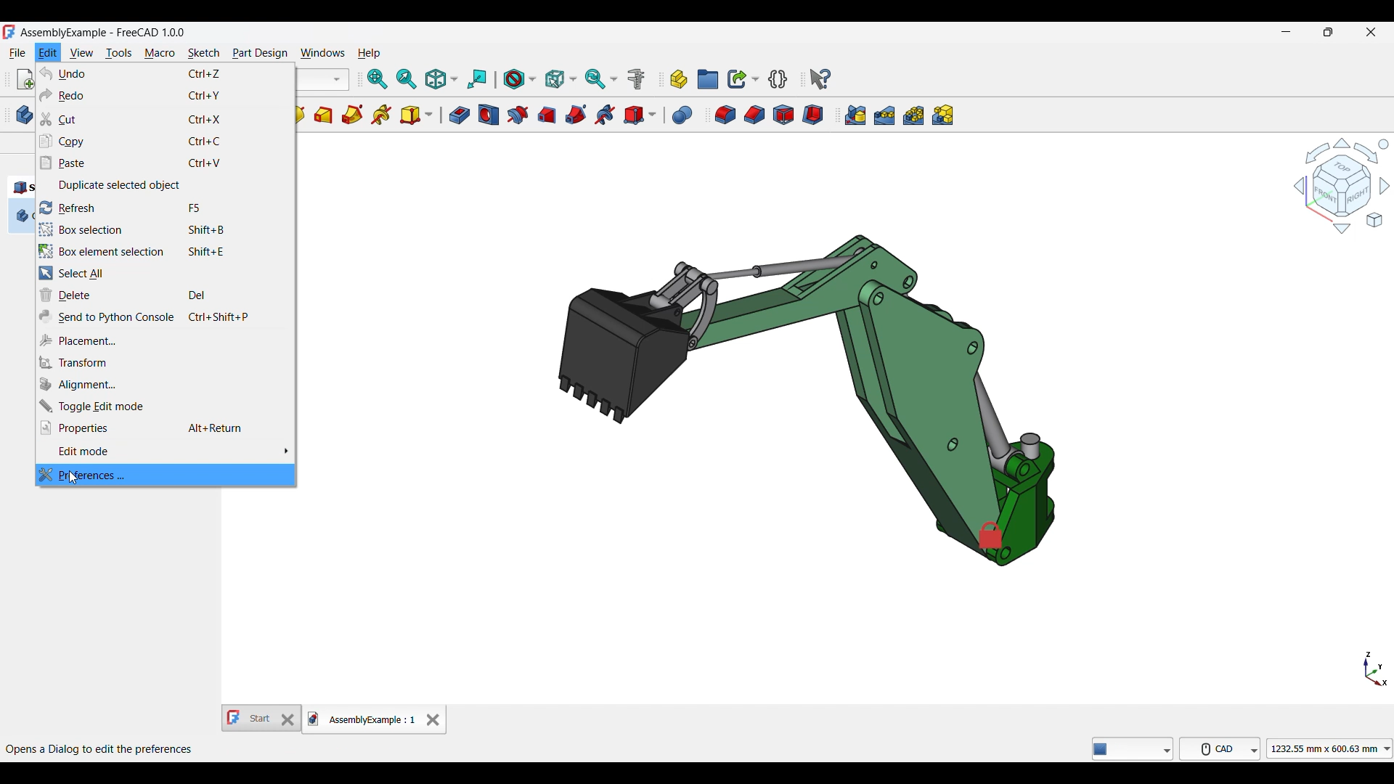 This screenshot has width=1394, height=784. Describe the element at coordinates (489, 115) in the screenshot. I see `Hole` at that location.